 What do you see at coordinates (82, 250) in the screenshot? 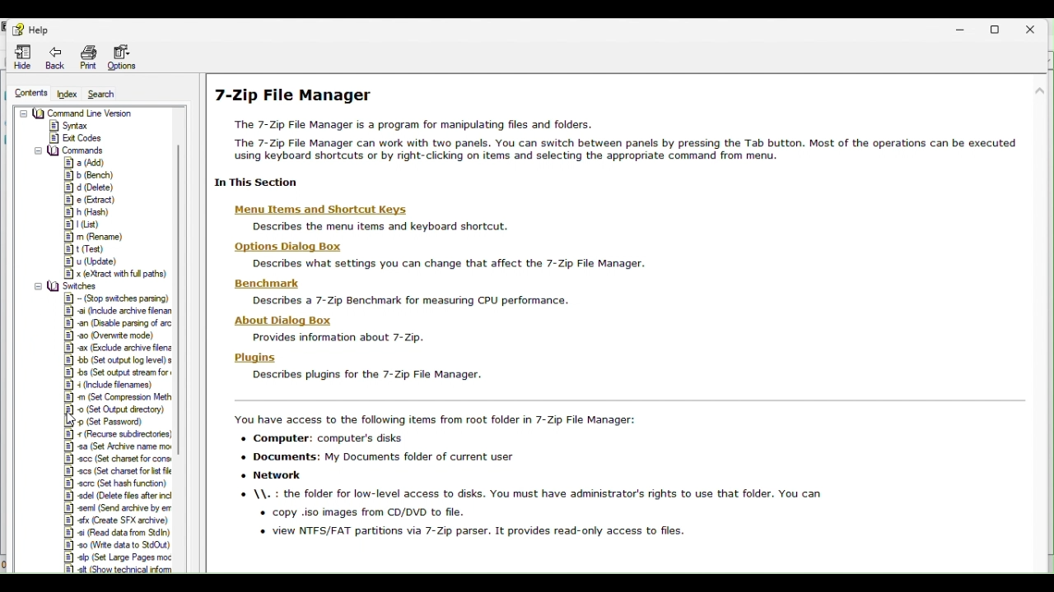
I see `Test` at bounding box center [82, 250].